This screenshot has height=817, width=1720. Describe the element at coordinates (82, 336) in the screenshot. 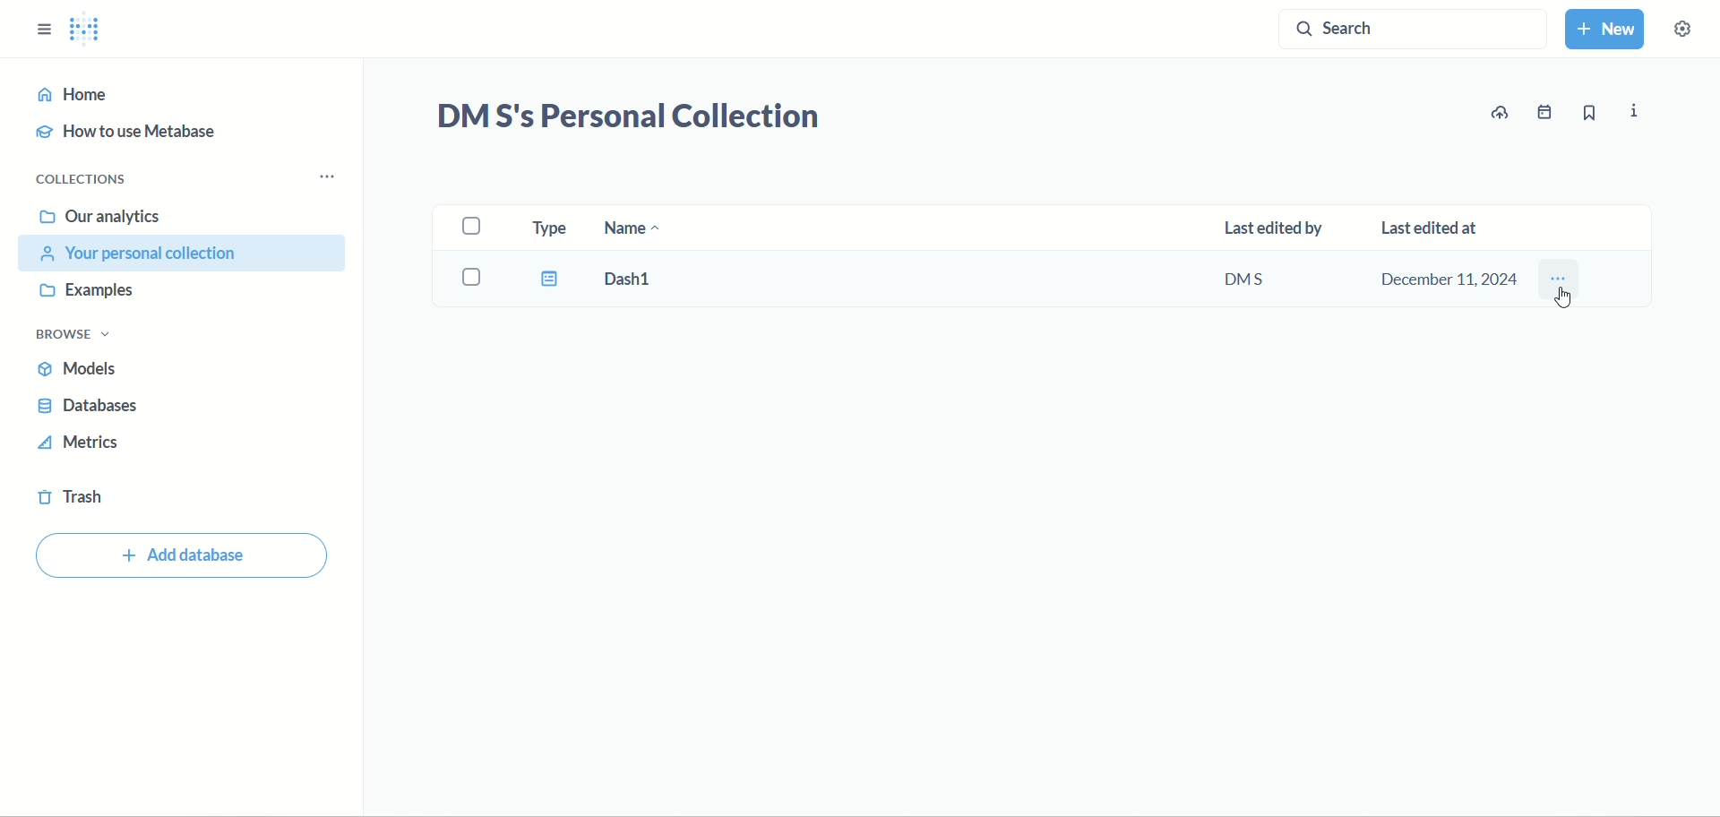

I see `browse` at that location.